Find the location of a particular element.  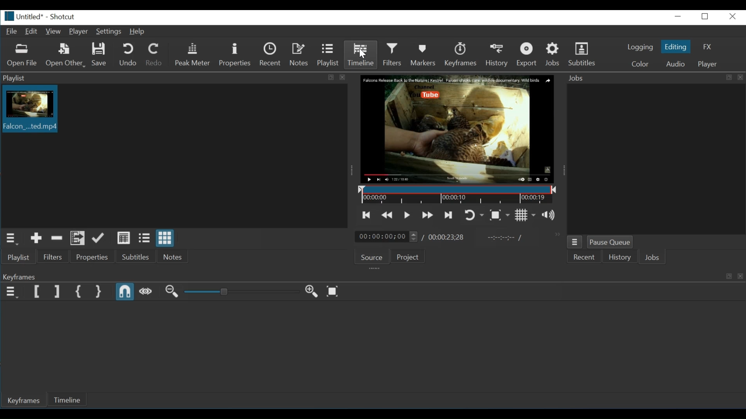

View is located at coordinates (53, 32).